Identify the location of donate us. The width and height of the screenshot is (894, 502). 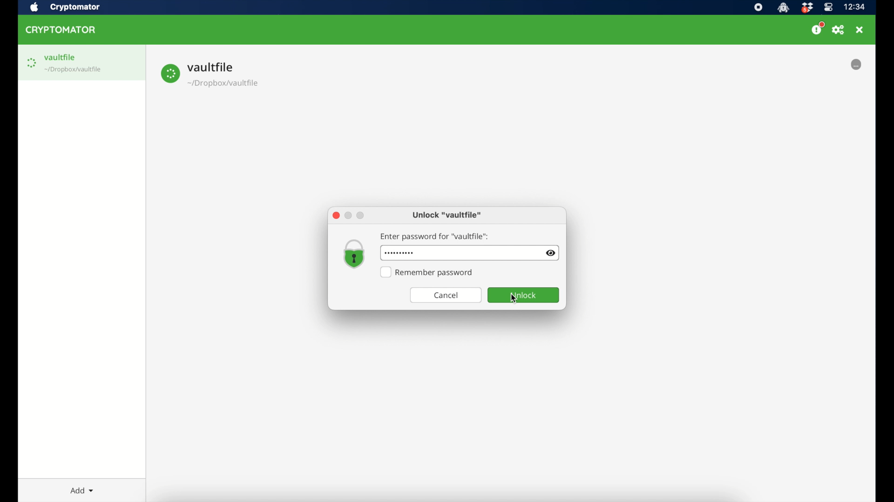
(818, 28).